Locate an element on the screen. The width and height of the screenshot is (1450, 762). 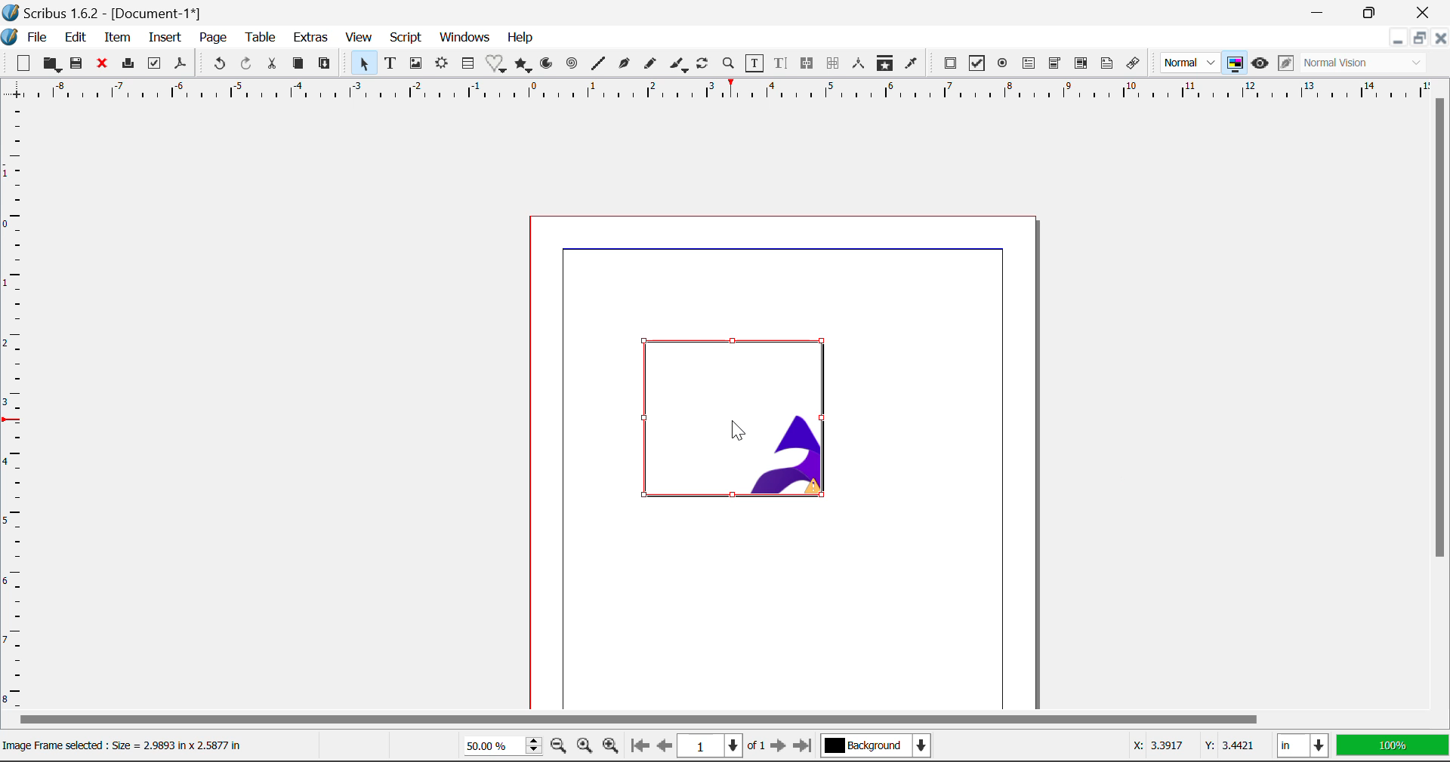
Extras is located at coordinates (312, 38).